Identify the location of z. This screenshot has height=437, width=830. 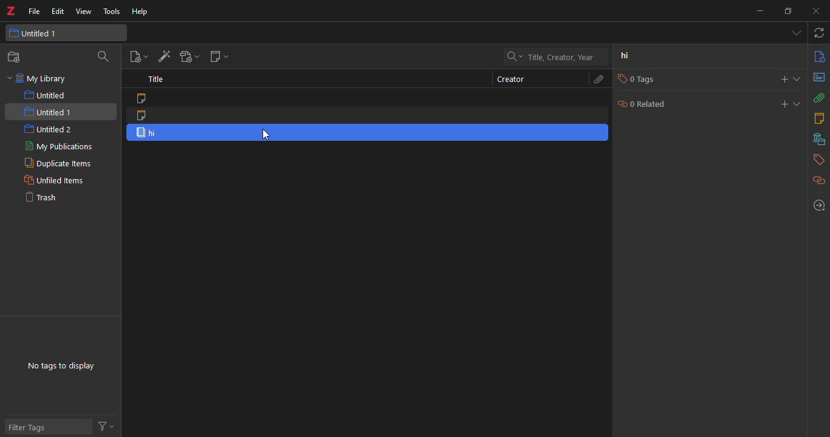
(11, 10).